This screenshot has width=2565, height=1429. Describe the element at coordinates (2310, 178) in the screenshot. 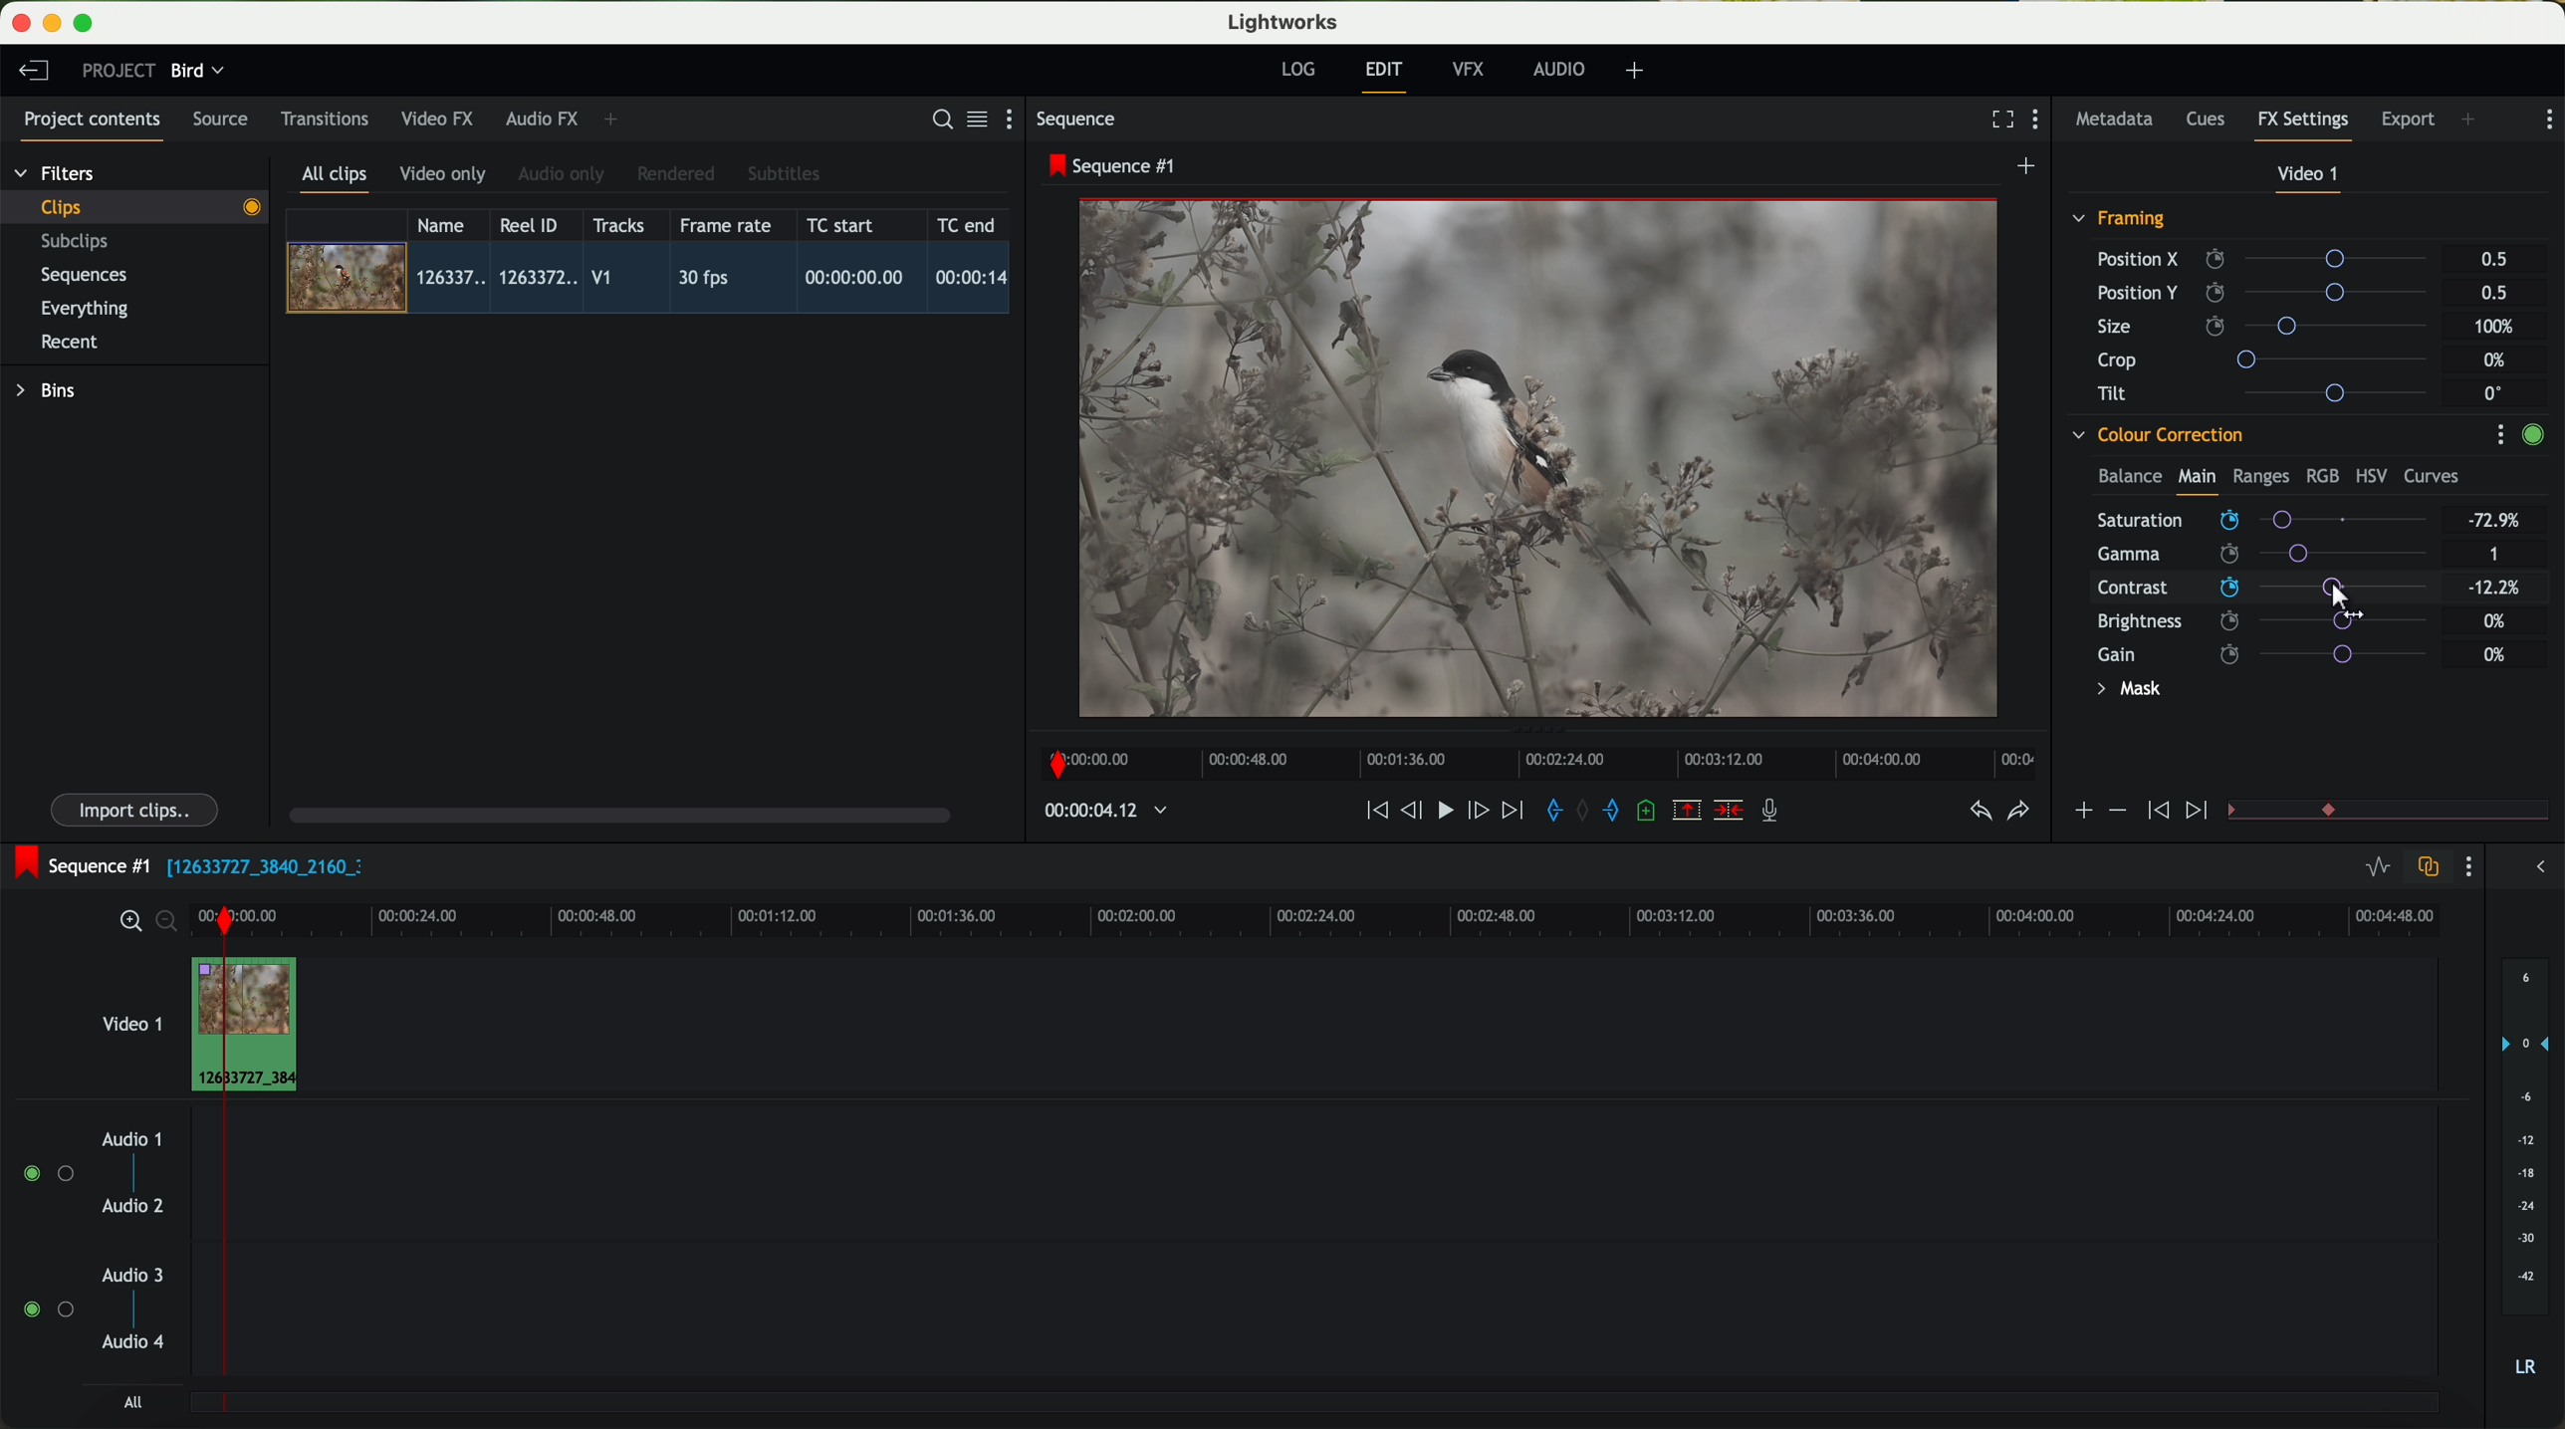

I see `video 1` at that location.